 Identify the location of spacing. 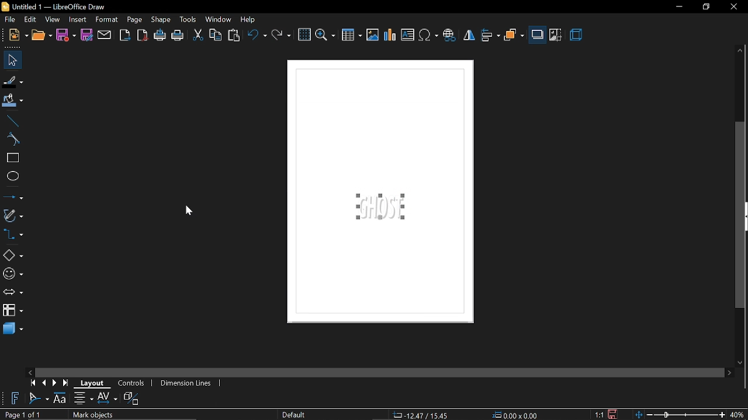
(107, 398).